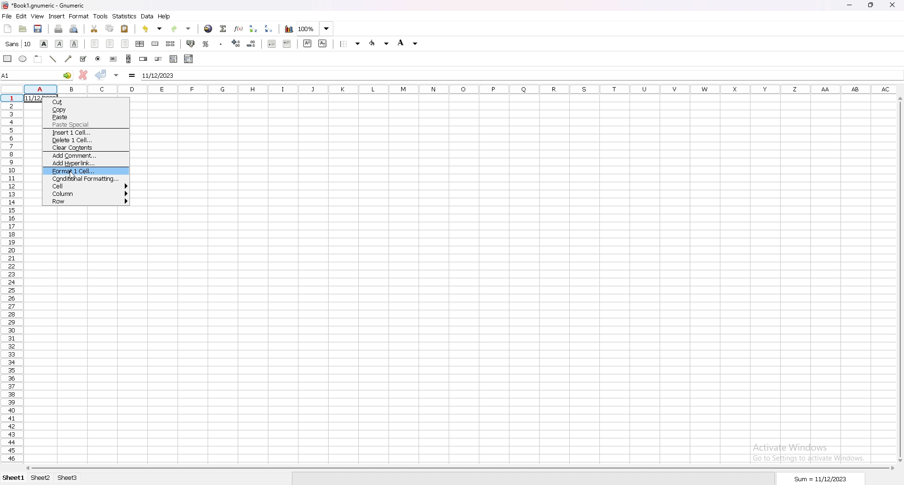 This screenshot has width=904, height=485. What do you see at coordinates (44, 43) in the screenshot?
I see `bold` at bounding box center [44, 43].